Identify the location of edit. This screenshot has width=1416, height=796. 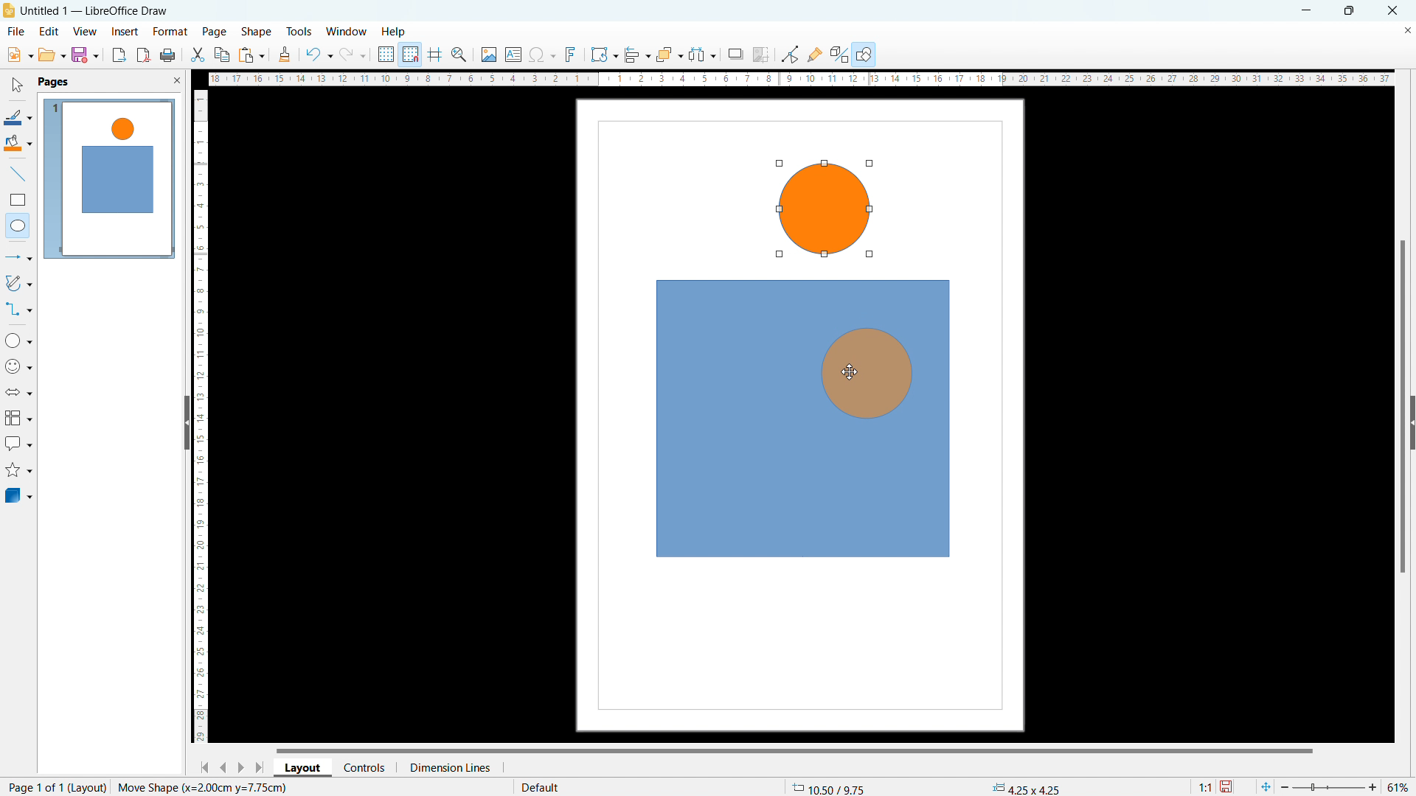
(49, 30).